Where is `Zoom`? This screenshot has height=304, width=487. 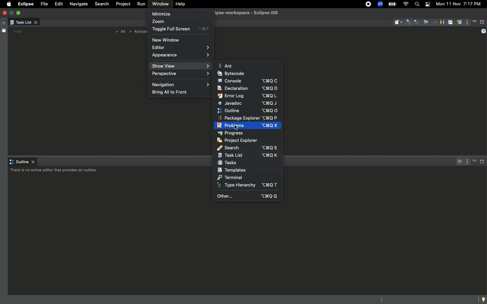
Zoom is located at coordinates (380, 4).